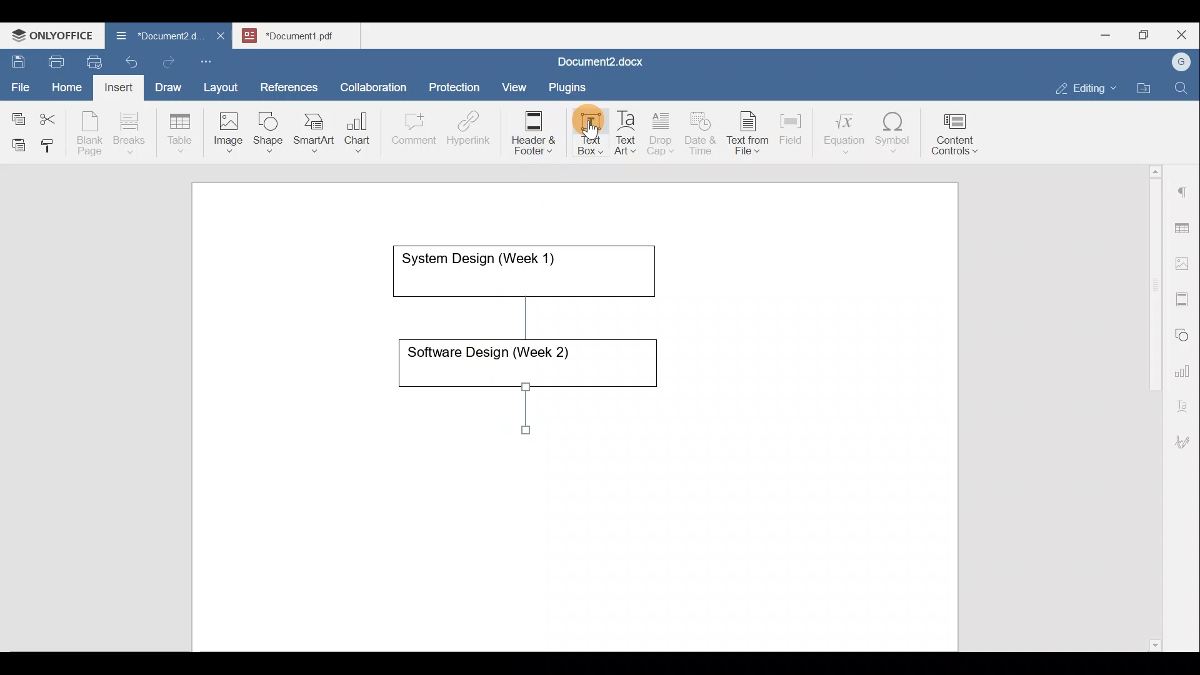 This screenshot has width=1200, height=675. What do you see at coordinates (1184, 36) in the screenshot?
I see `Close` at bounding box center [1184, 36].